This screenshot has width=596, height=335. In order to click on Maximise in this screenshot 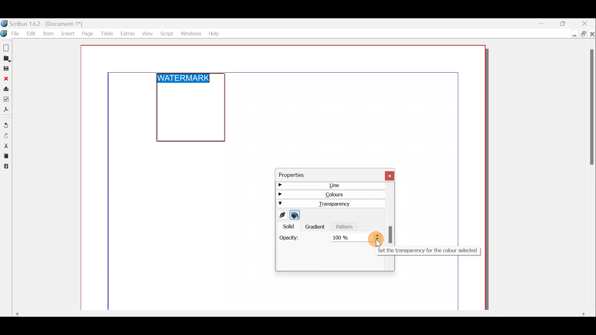, I will do `click(583, 33)`.